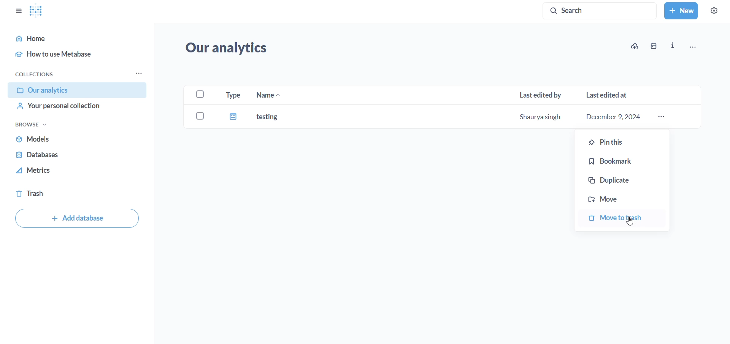 This screenshot has height=344, width=730. Describe the element at coordinates (624, 179) in the screenshot. I see `duplicate` at that location.